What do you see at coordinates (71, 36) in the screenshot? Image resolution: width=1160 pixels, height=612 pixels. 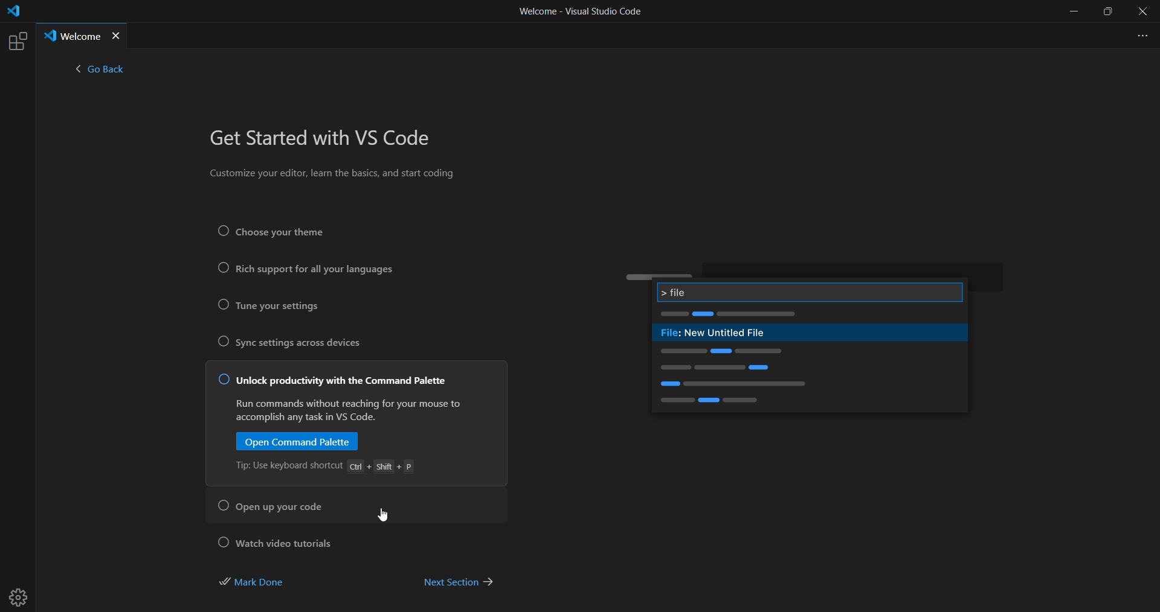 I see `Welcome` at bounding box center [71, 36].